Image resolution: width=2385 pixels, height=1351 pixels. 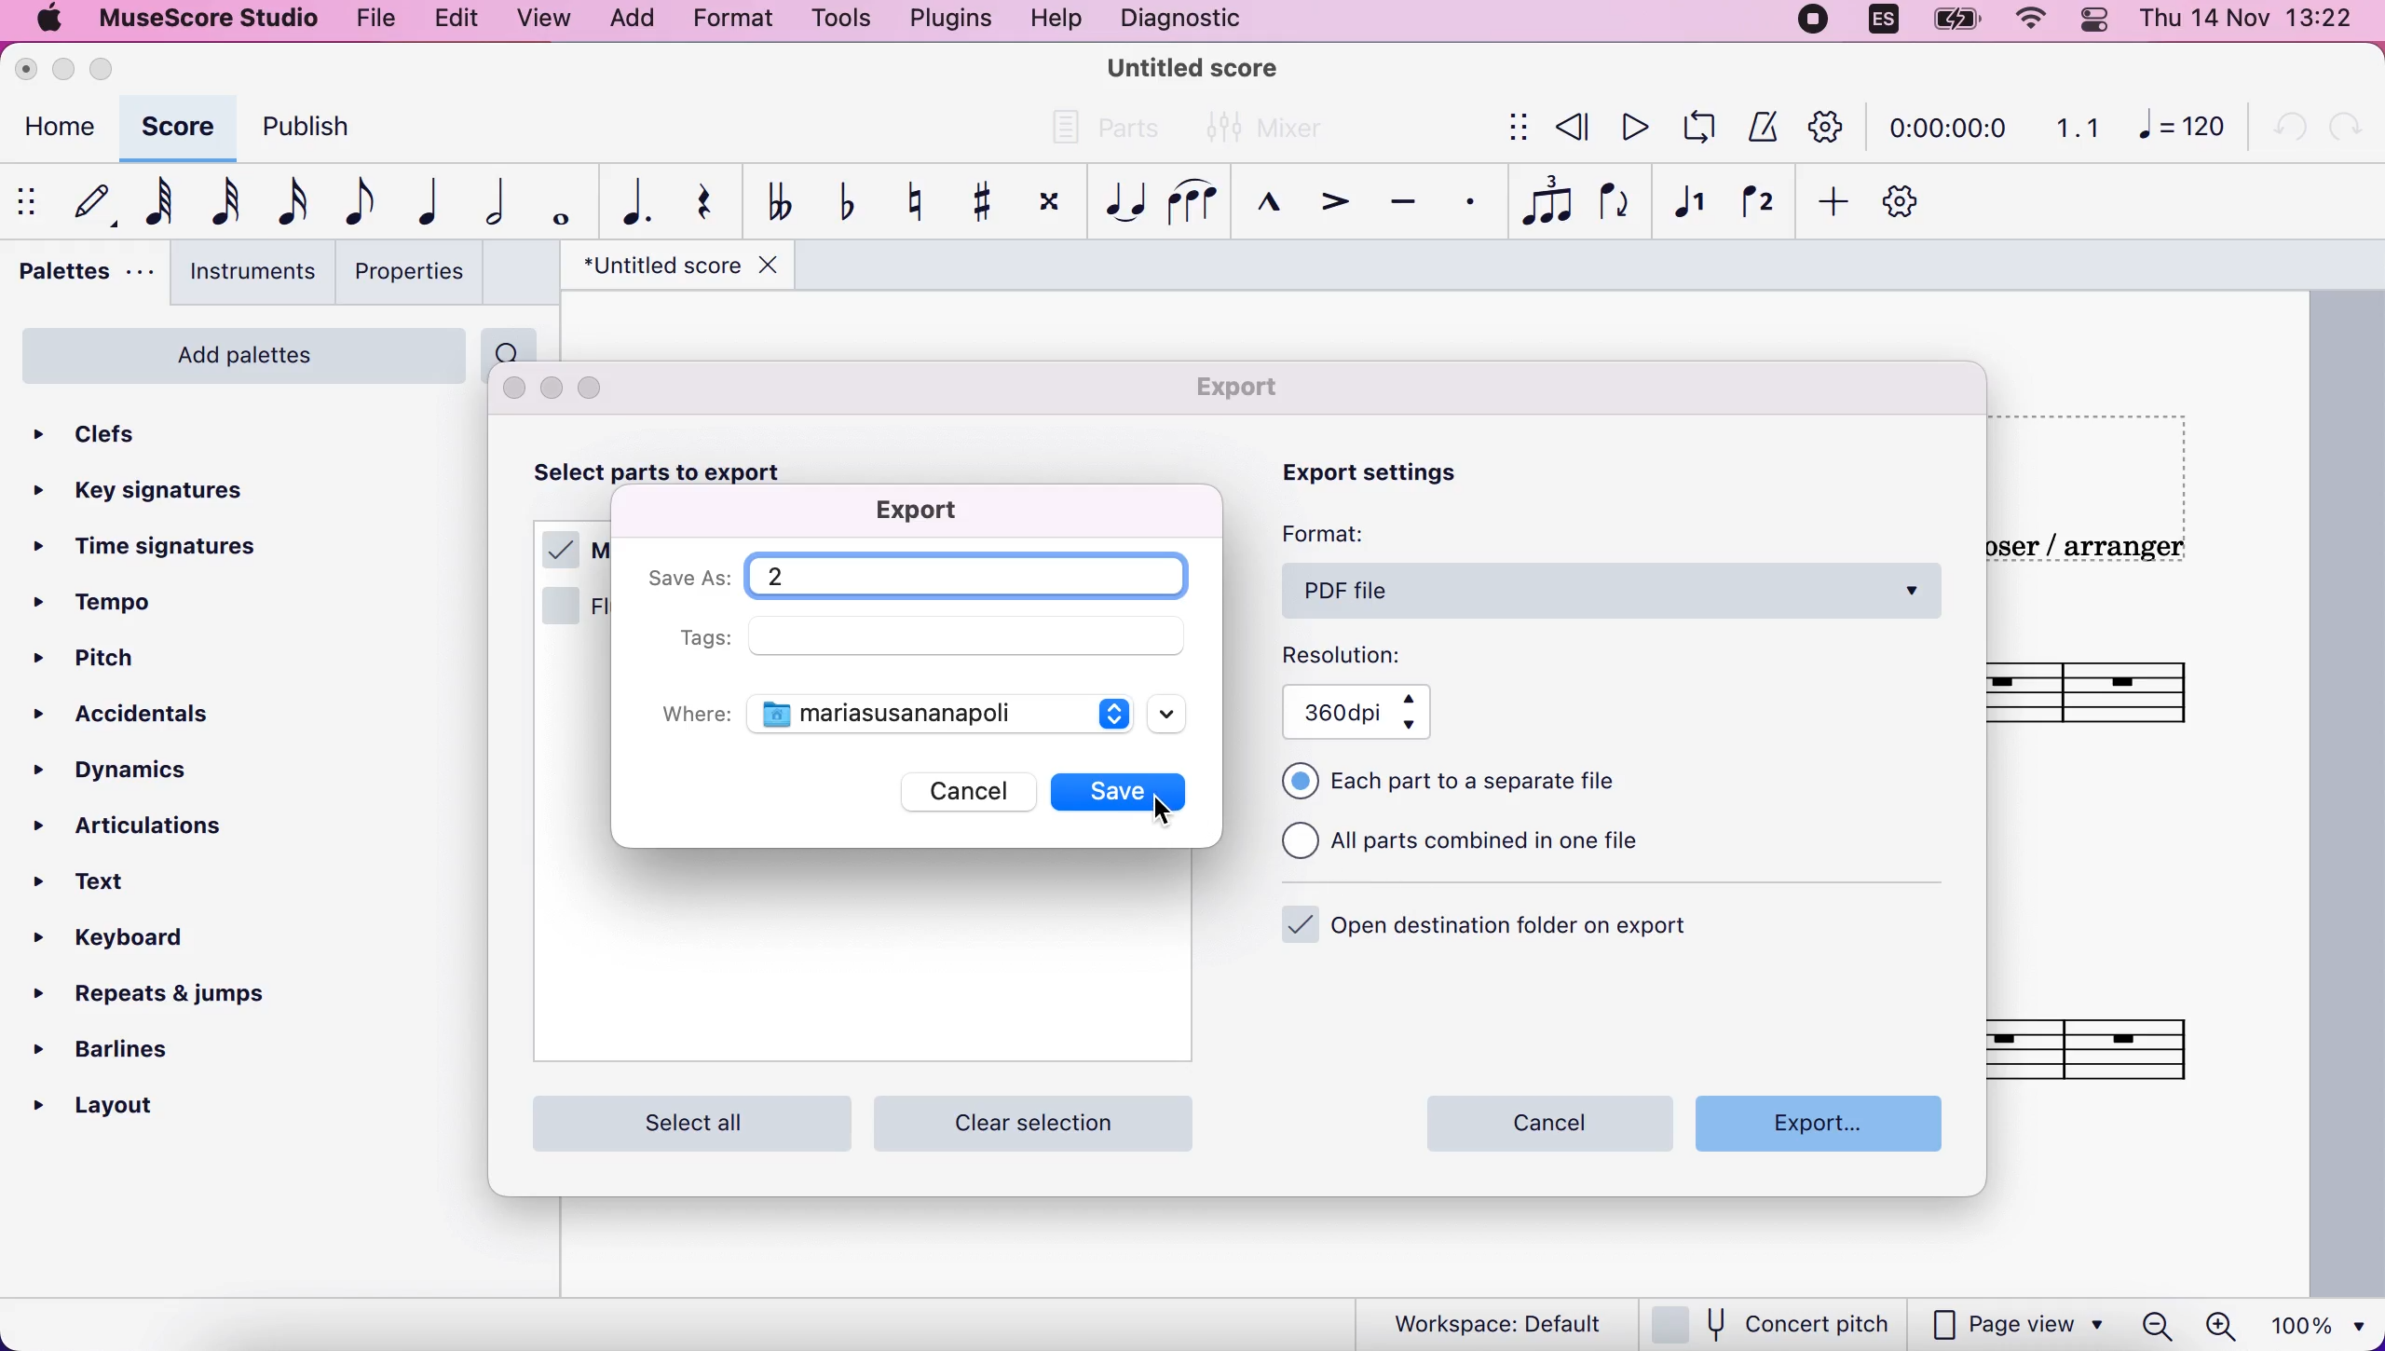 What do you see at coordinates (1689, 199) in the screenshot?
I see `voice 1` at bounding box center [1689, 199].